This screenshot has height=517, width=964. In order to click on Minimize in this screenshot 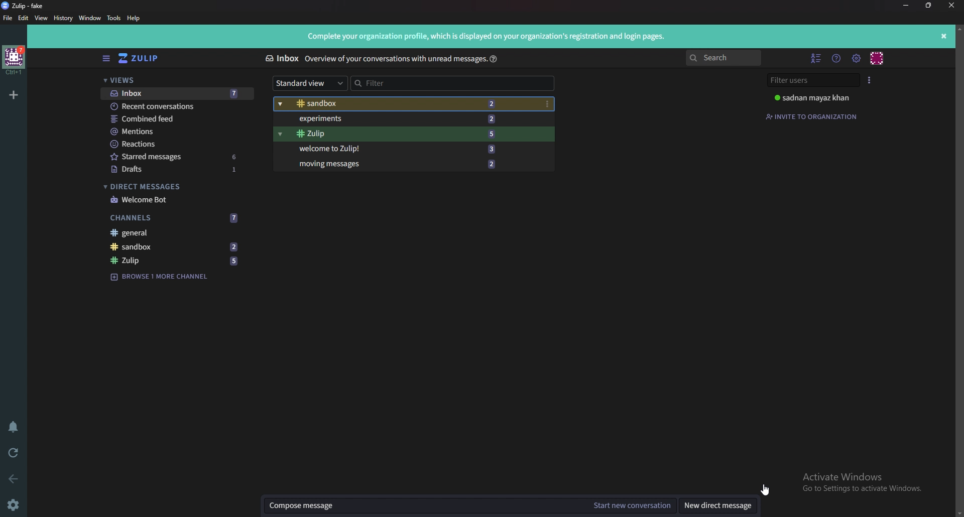, I will do `click(907, 6)`.